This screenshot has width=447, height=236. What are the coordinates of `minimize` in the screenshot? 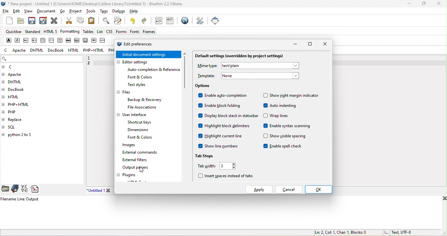 It's located at (408, 4).